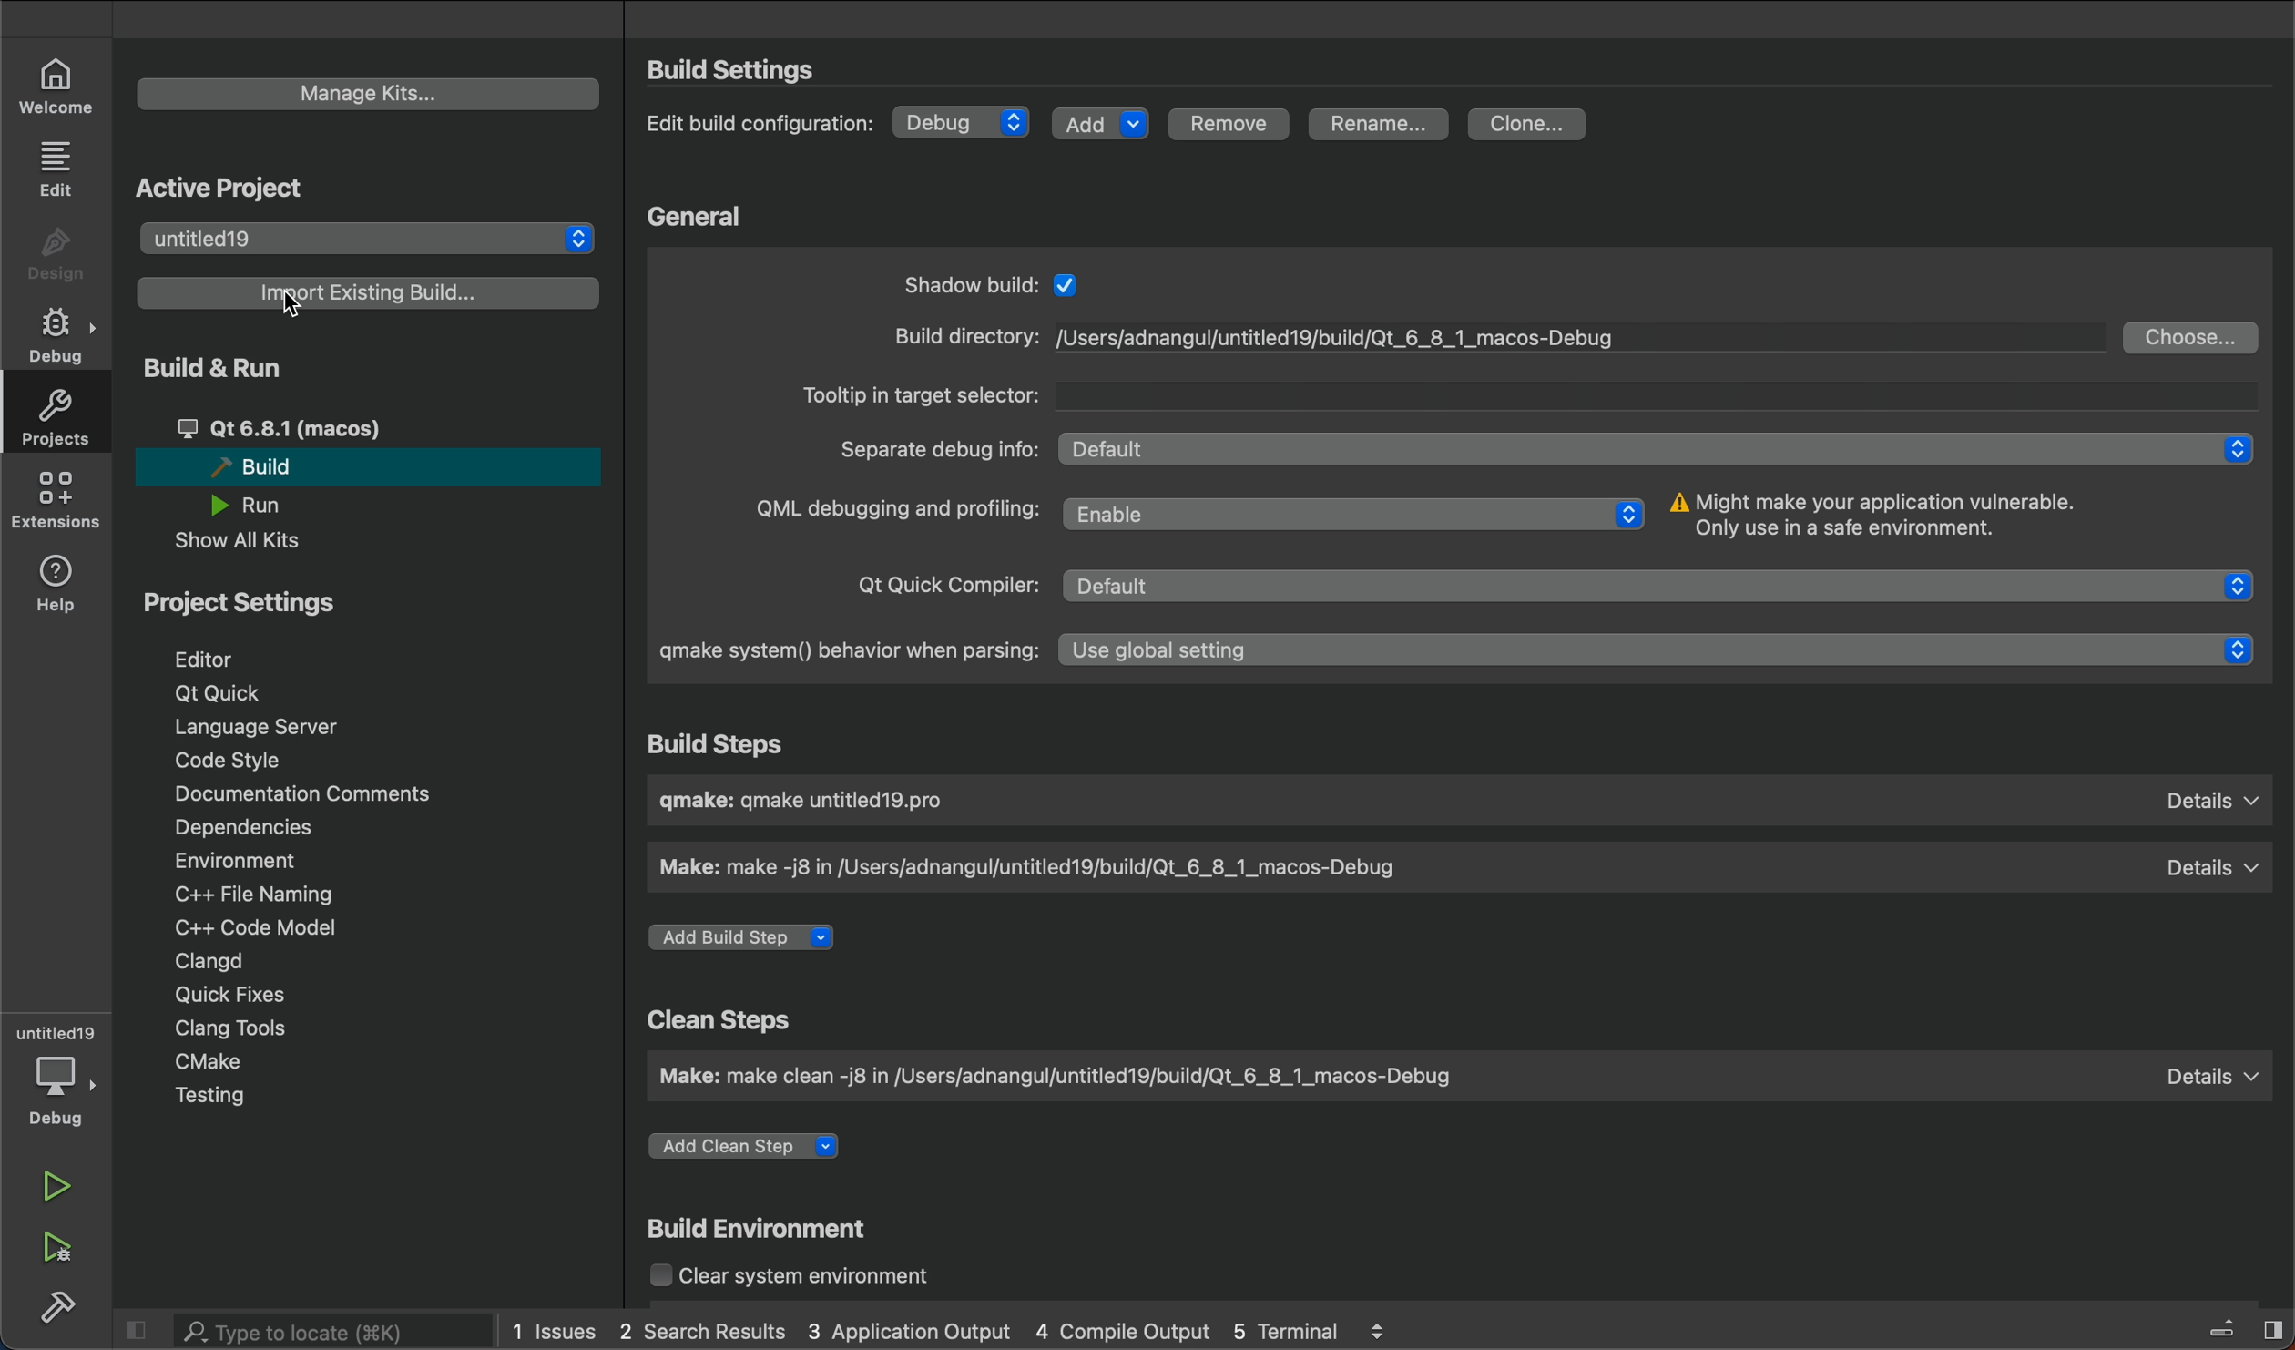 This screenshot has width=2295, height=1350. What do you see at coordinates (236, 761) in the screenshot?
I see `code style` at bounding box center [236, 761].